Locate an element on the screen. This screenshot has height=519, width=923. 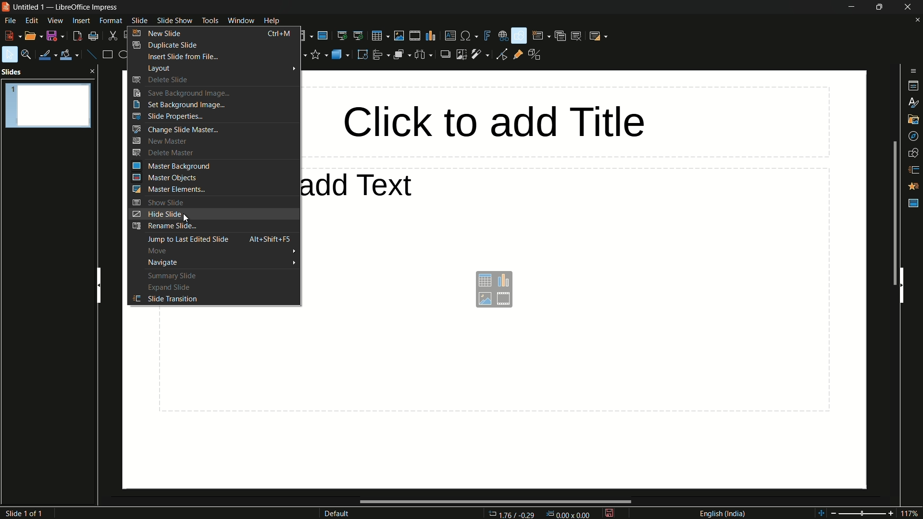
show slide is located at coordinates (159, 203).